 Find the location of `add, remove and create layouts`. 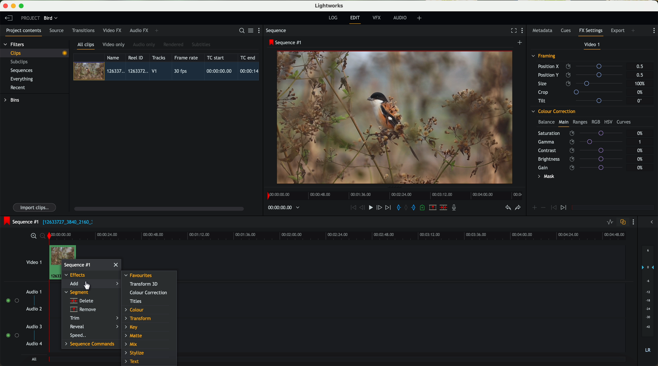

add, remove and create layouts is located at coordinates (420, 18).